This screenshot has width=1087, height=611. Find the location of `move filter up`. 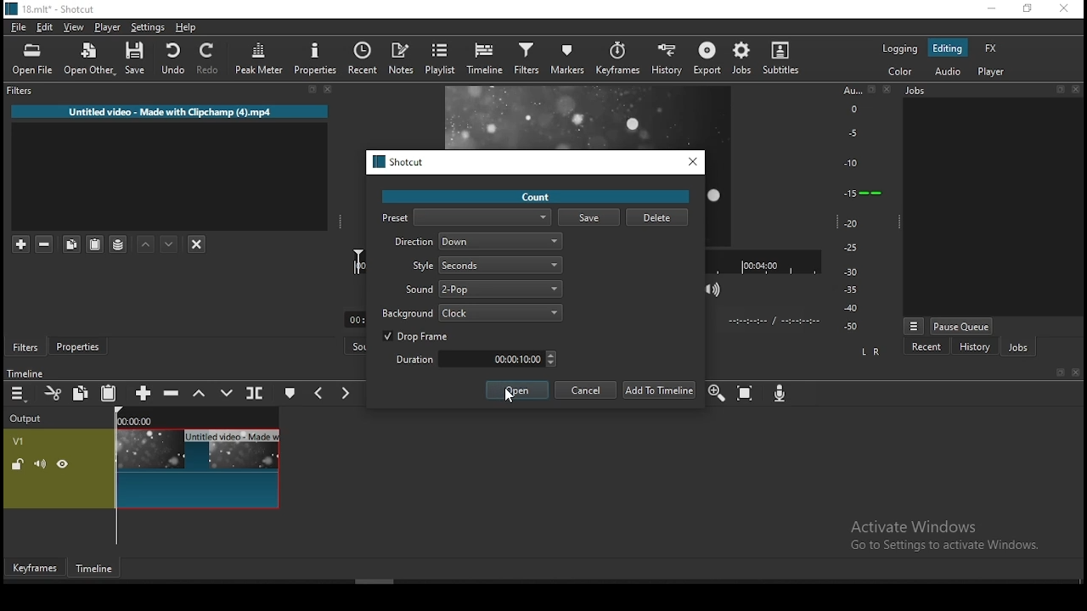

move filter up is located at coordinates (144, 242).